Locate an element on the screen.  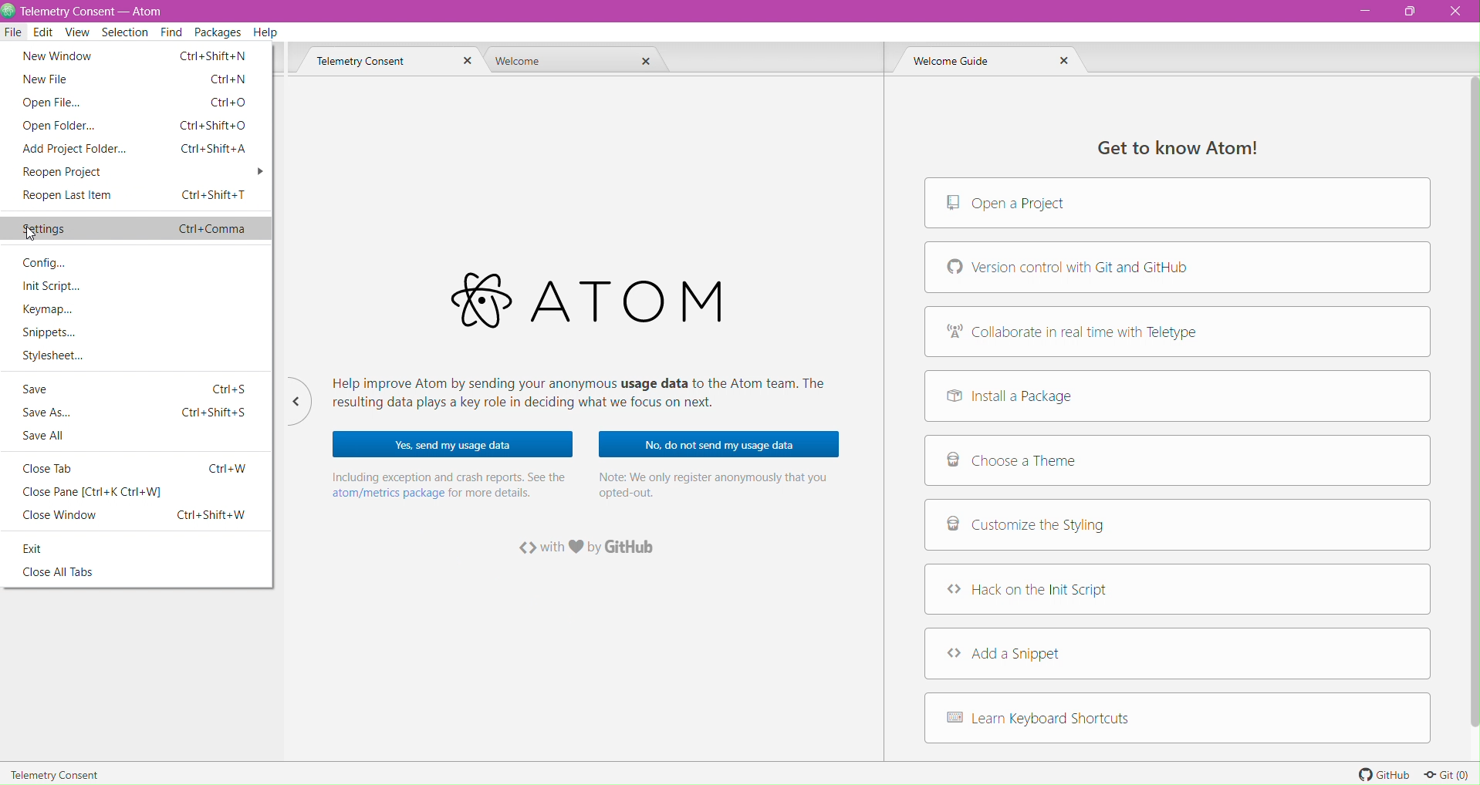
Close Tab is located at coordinates (142, 469).